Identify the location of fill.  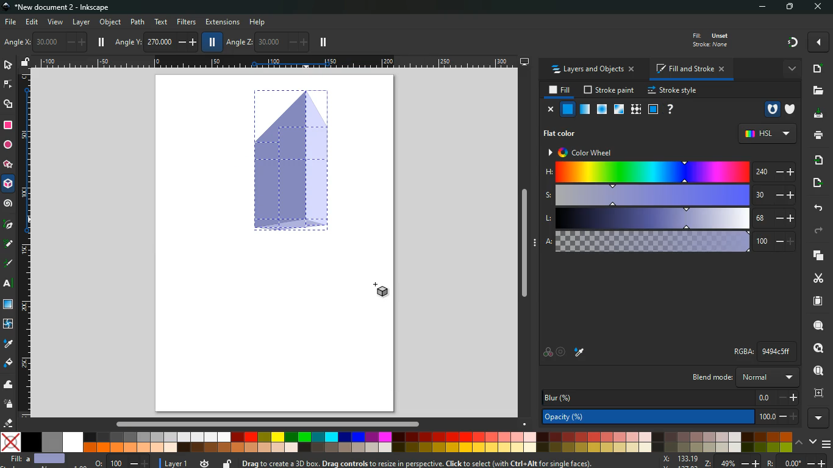
(709, 39).